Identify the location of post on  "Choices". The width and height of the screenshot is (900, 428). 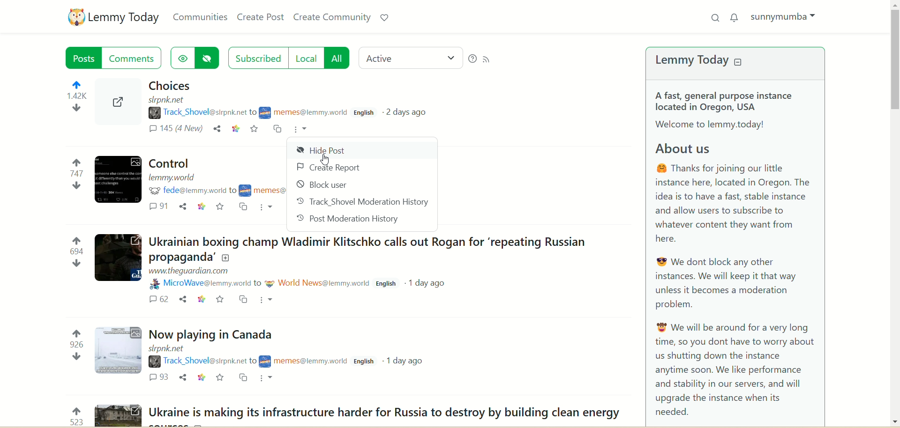
(247, 87).